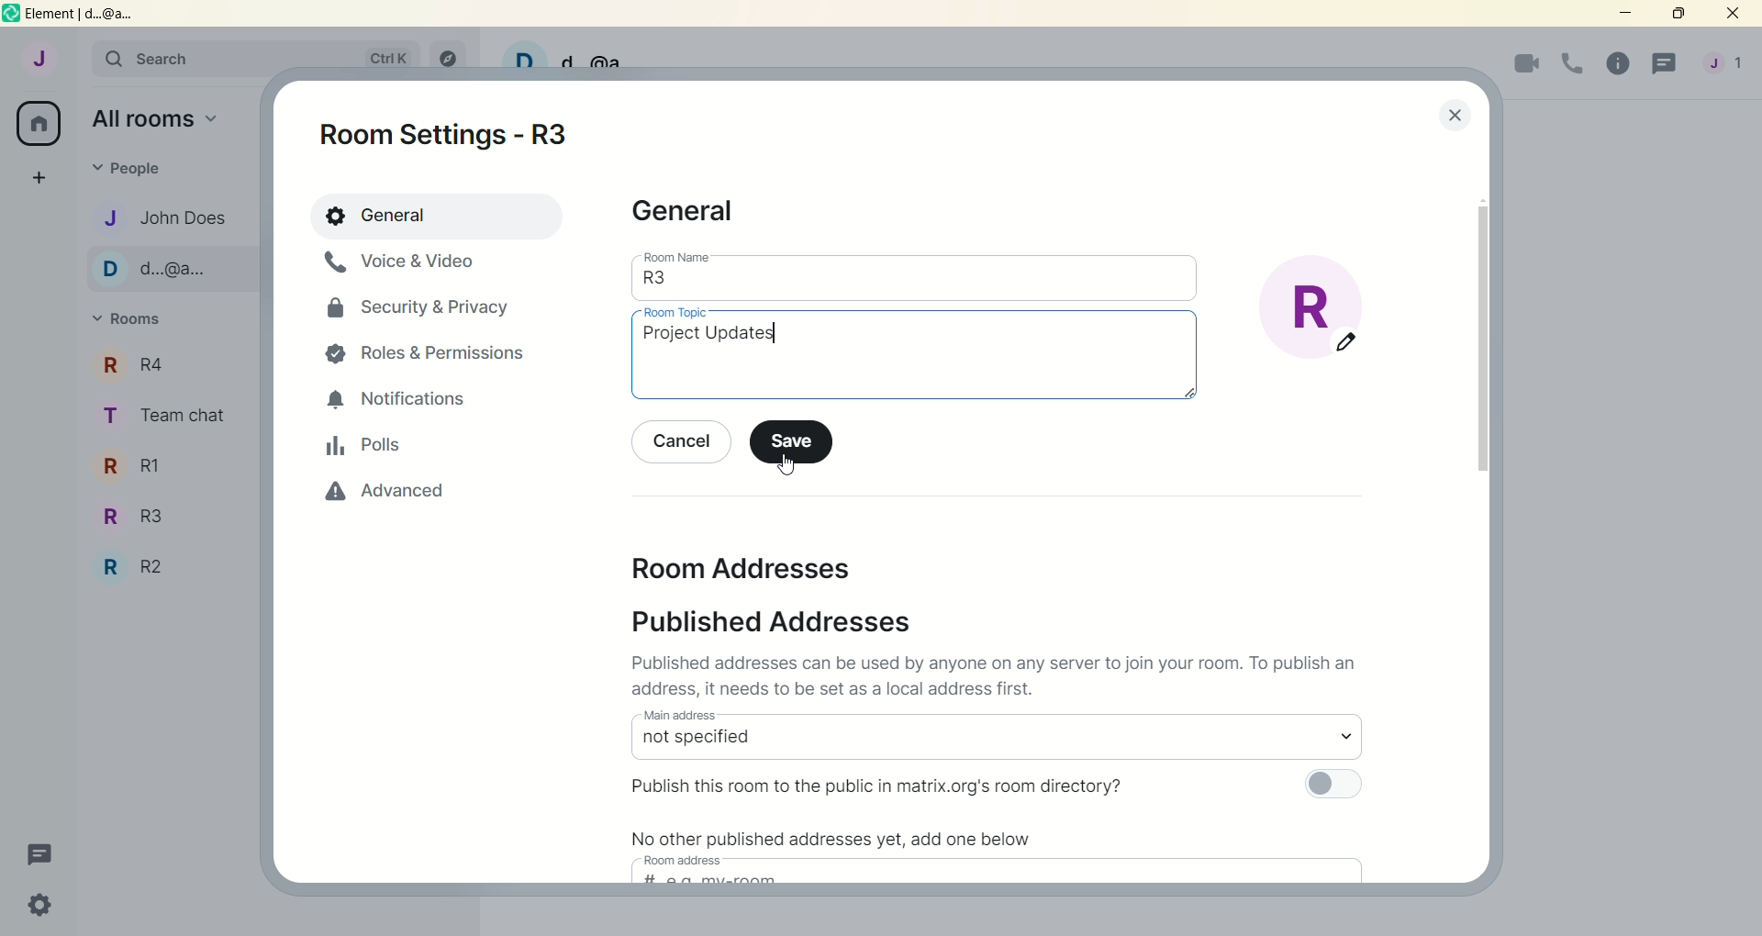  I want to click on search, so click(173, 61).